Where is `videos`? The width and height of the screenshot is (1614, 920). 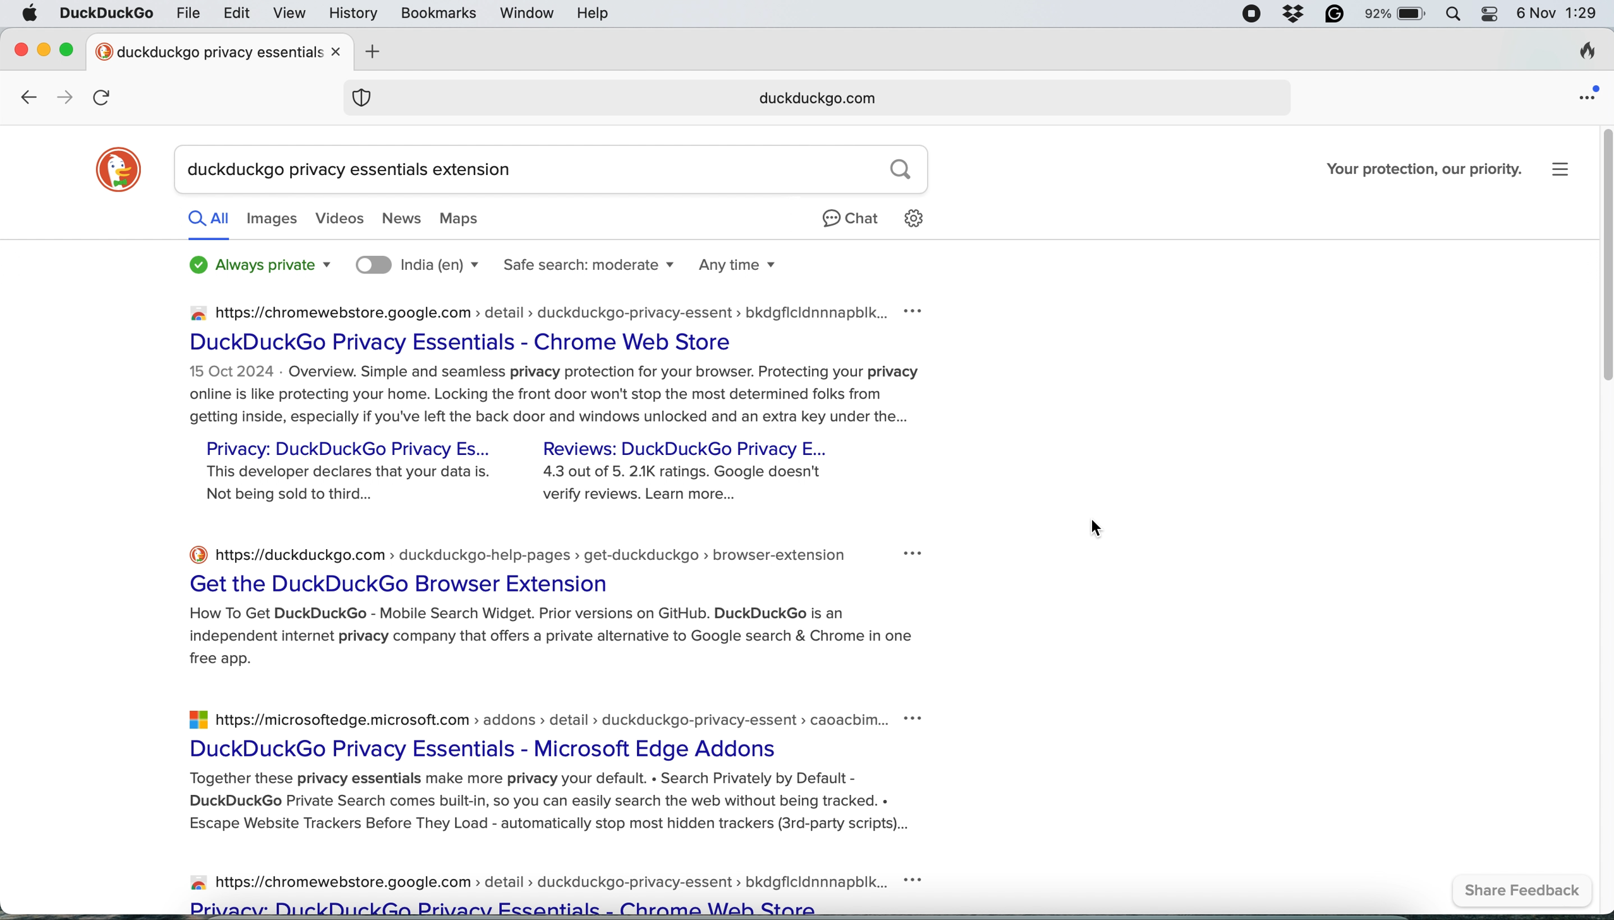 videos is located at coordinates (343, 217).